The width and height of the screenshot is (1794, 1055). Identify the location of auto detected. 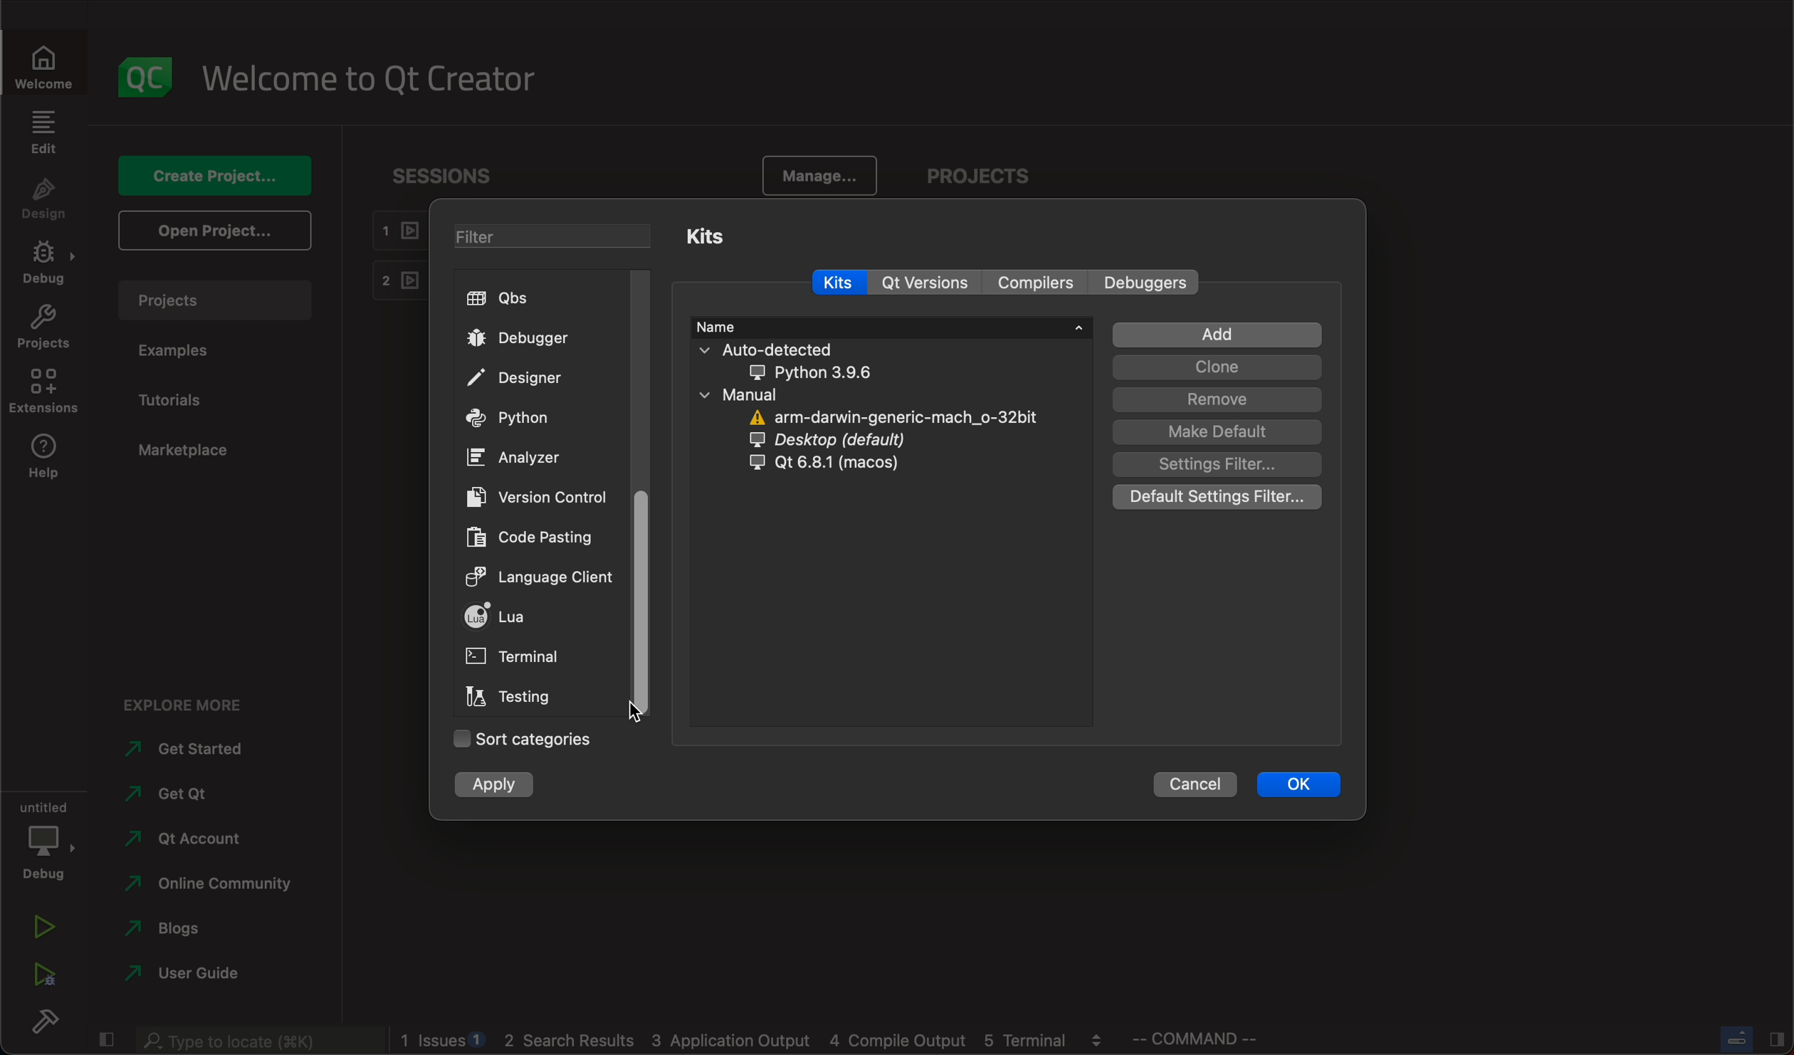
(817, 360).